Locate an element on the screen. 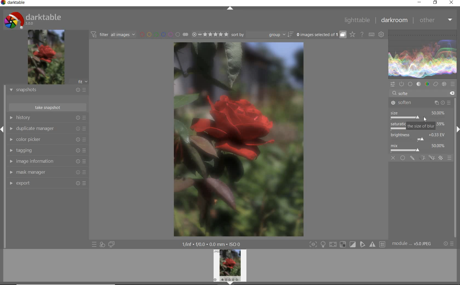  mask manager is located at coordinates (47, 172).